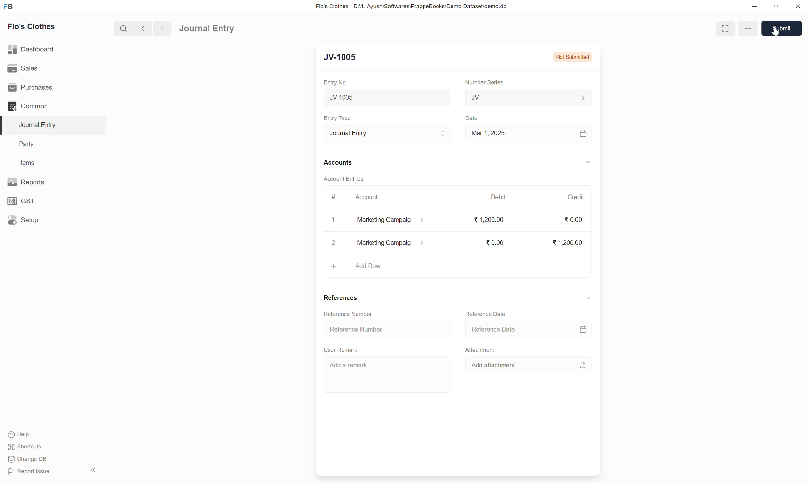  Describe the element at coordinates (26, 162) in the screenshot. I see `Items` at that location.